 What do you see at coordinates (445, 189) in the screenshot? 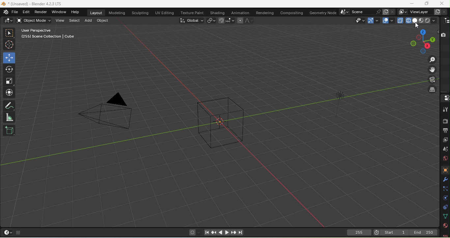
I see `Particles` at bounding box center [445, 189].